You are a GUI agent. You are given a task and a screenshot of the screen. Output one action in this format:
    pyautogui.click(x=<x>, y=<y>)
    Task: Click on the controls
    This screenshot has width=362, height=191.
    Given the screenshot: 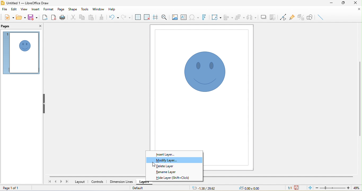 What is the action you would take?
    pyautogui.click(x=98, y=182)
    